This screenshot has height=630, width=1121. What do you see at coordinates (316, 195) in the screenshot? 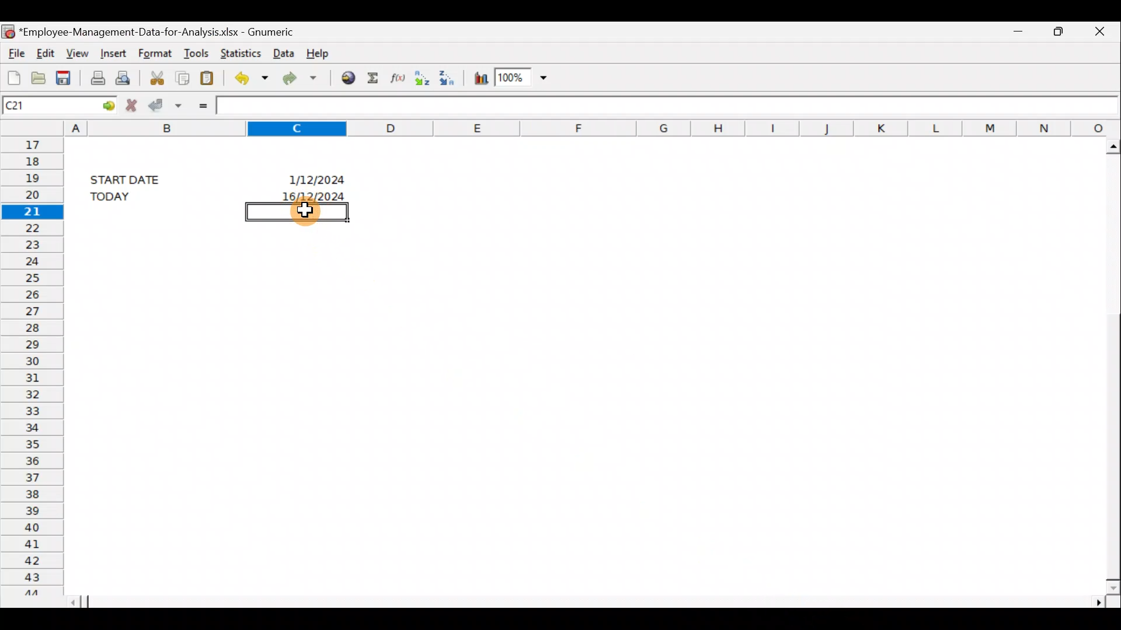
I see `16/12/2024` at bounding box center [316, 195].